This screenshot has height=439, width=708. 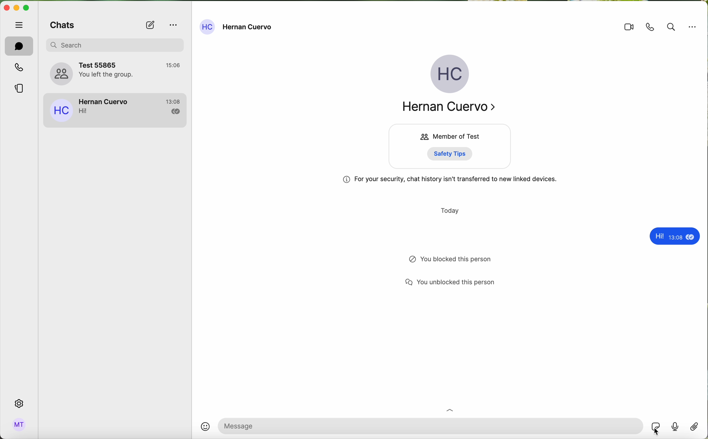 What do you see at coordinates (206, 426) in the screenshot?
I see `emoji` at bounding box center [206, 426].